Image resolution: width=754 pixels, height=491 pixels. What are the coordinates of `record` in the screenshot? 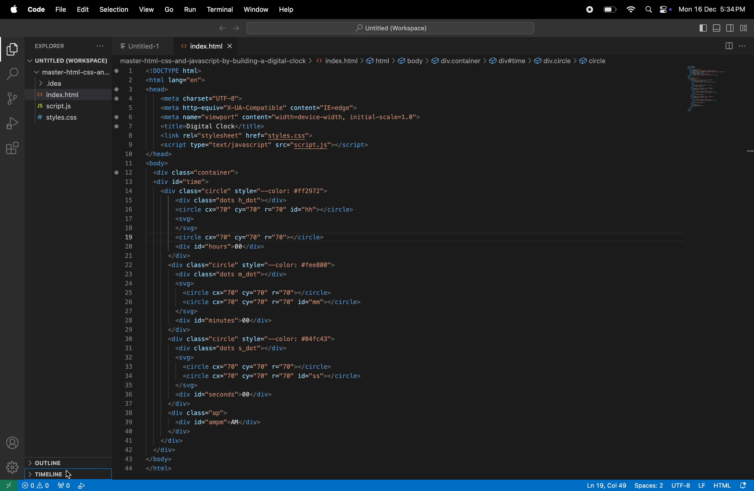 It's located at (587, 10).